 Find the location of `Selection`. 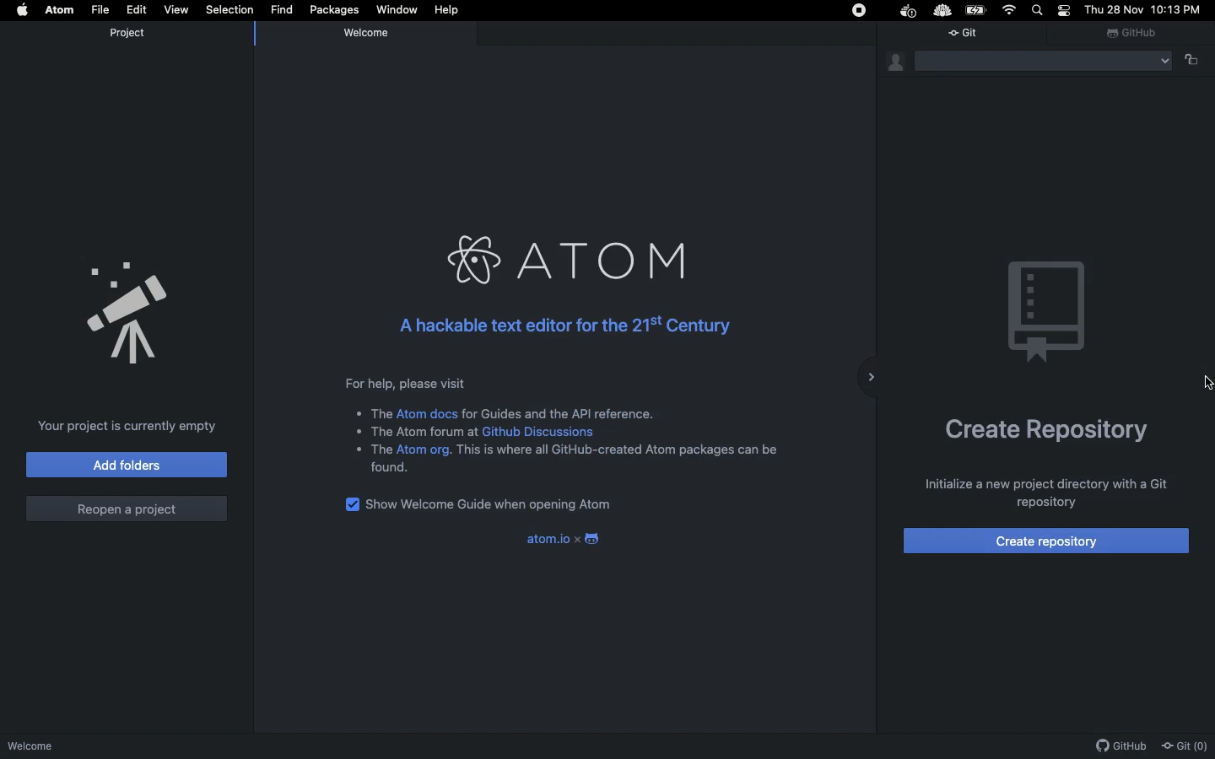

Selection is located at coordinates (229, 9).